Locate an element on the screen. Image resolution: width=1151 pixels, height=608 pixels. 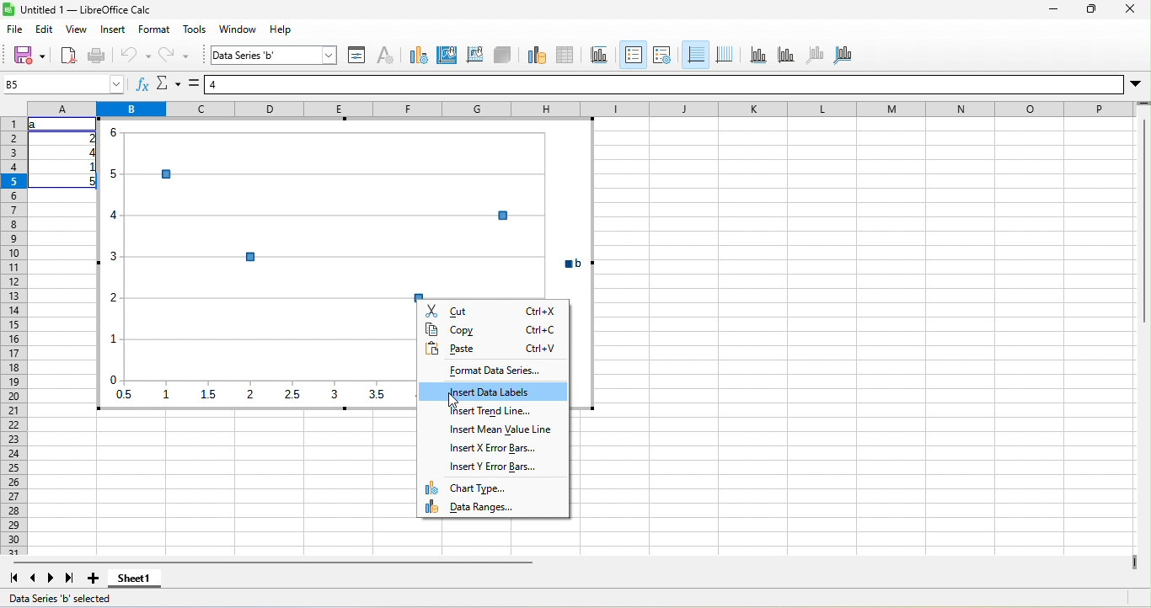
XY (Scatter) chart is located at coordinates (345, 209).